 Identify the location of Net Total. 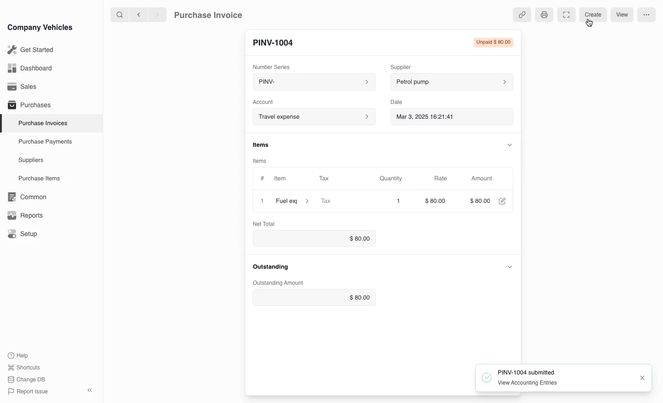
(266, 223).